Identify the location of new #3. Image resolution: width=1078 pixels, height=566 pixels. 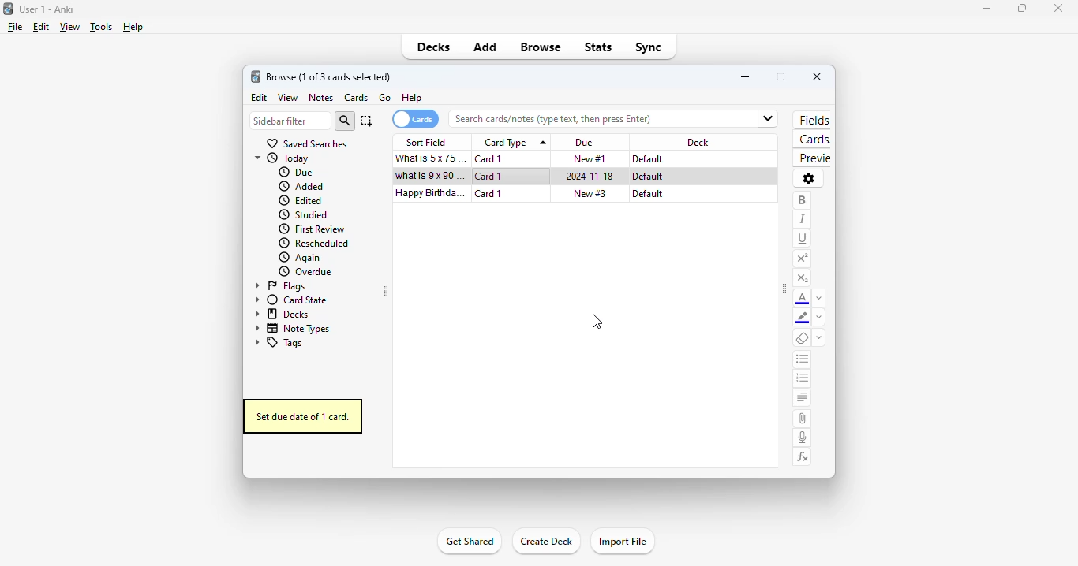
(590, 194).